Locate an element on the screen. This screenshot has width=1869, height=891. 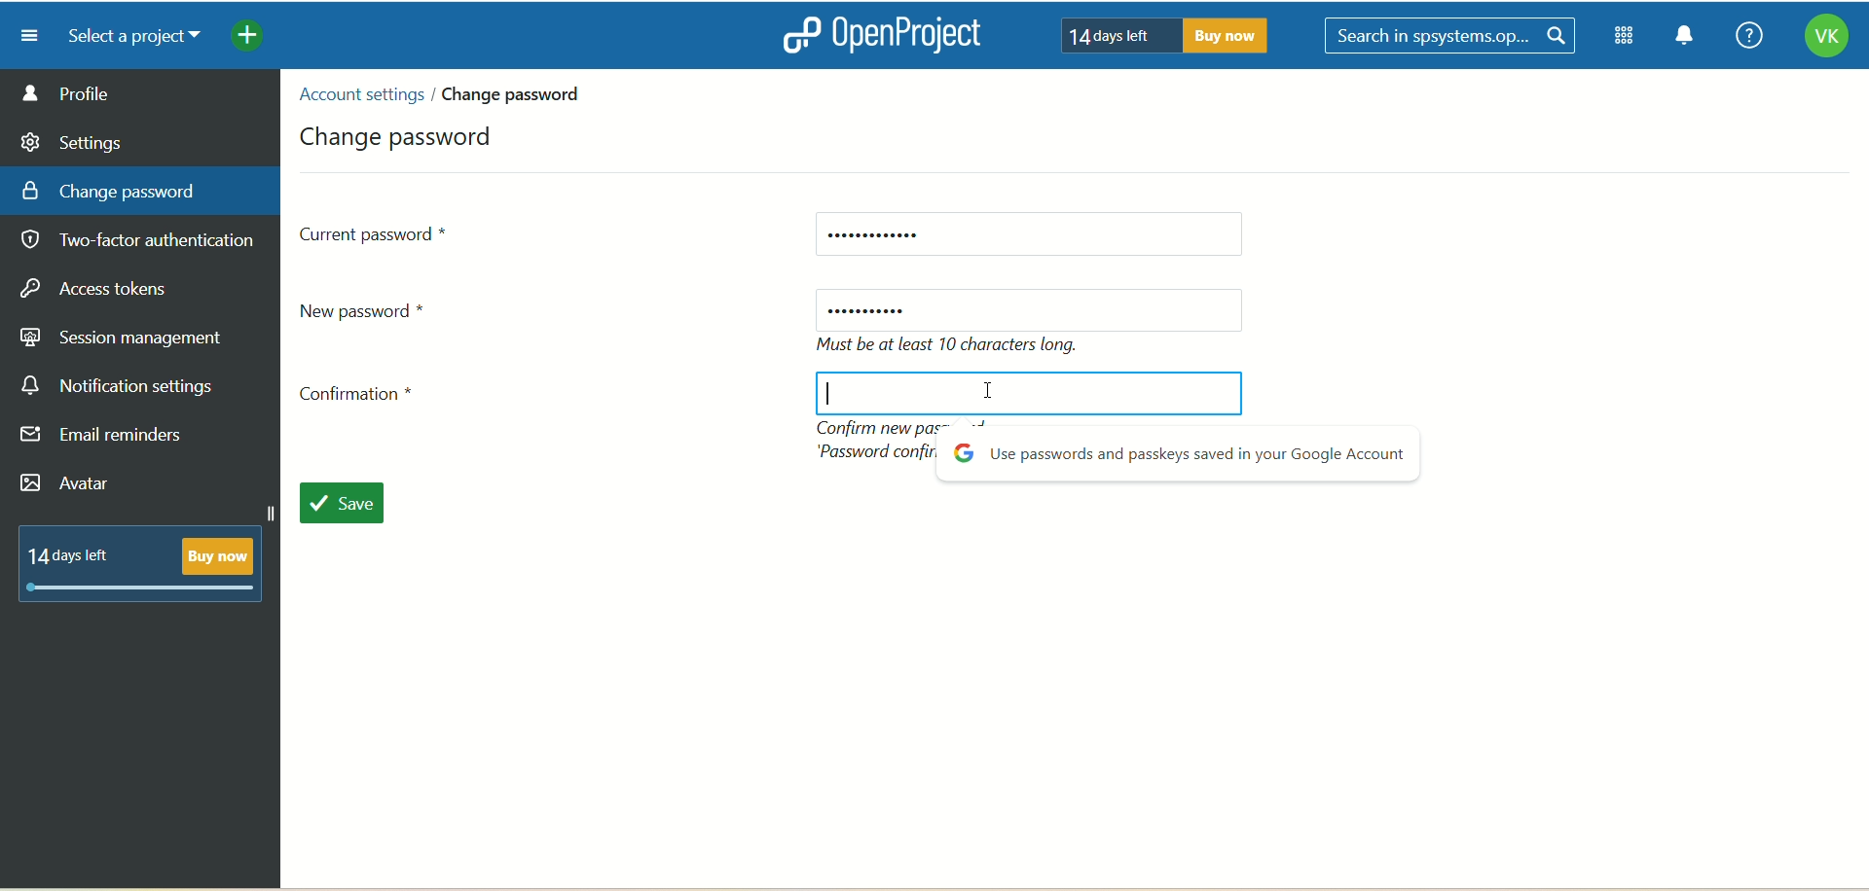
cursor is located at coordinates (996, 396).